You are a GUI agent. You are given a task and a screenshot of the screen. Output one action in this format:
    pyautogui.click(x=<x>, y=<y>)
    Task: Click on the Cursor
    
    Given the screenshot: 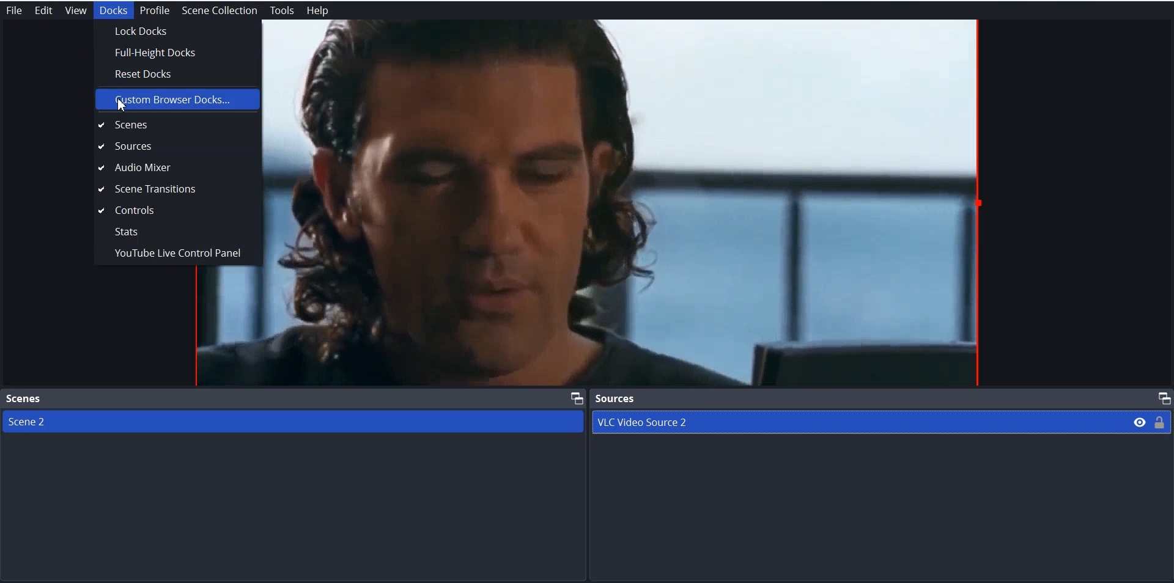 What is the action you would take?
    pyautogui.click(x=123, y=106)
    